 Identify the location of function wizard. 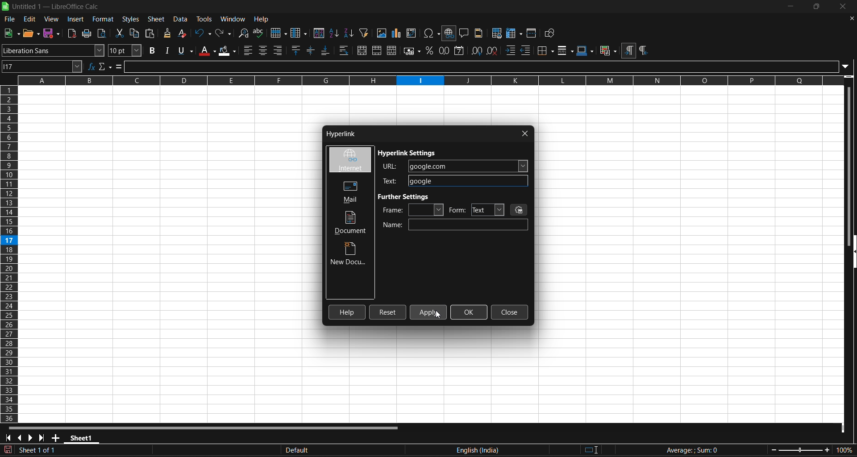
(92, 66).